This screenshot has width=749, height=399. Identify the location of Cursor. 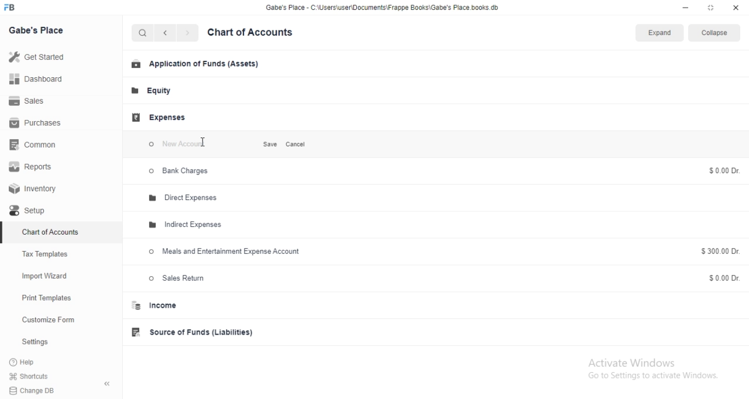
(212, 145).